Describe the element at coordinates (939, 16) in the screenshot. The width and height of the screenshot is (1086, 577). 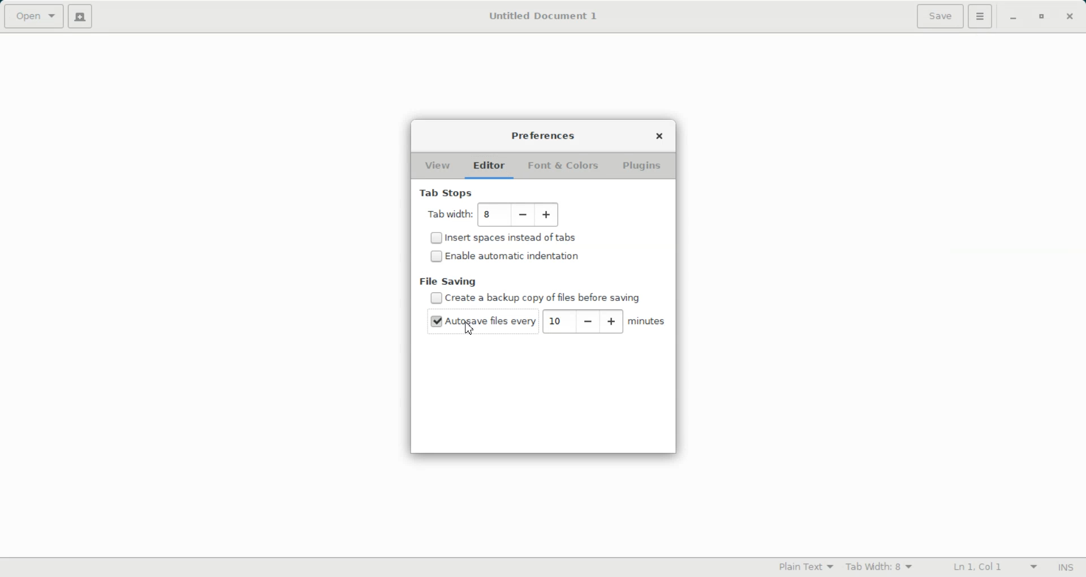
I see `Save` at that location.